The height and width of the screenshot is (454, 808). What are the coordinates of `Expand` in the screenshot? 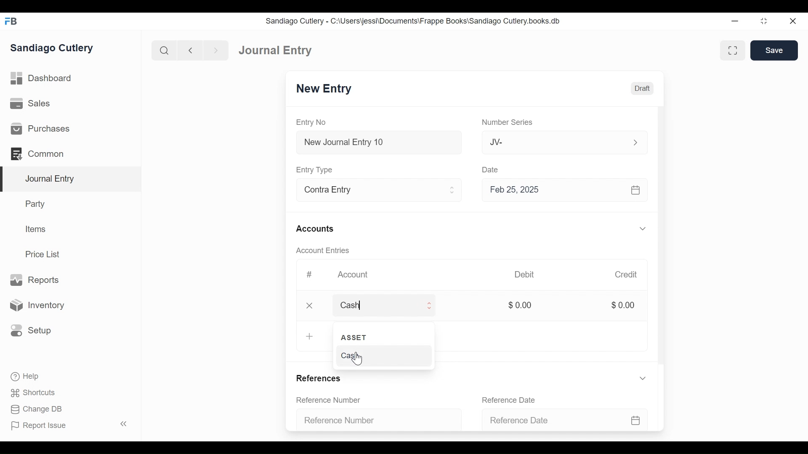 It's located at (644, 380).